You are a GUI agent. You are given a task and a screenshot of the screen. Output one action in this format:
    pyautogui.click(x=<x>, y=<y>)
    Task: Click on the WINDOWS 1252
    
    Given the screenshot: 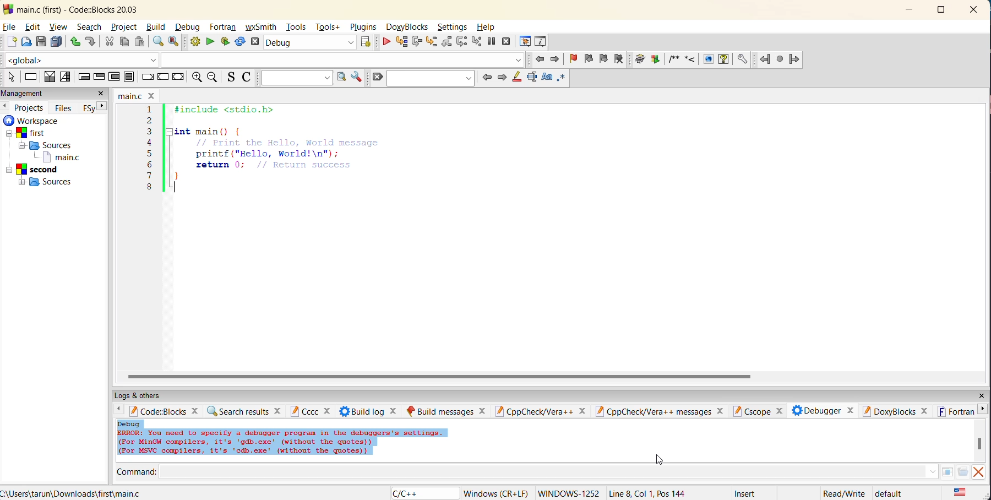 What is the action you would take?
    pyautogui.click(x=567, y=493)
    